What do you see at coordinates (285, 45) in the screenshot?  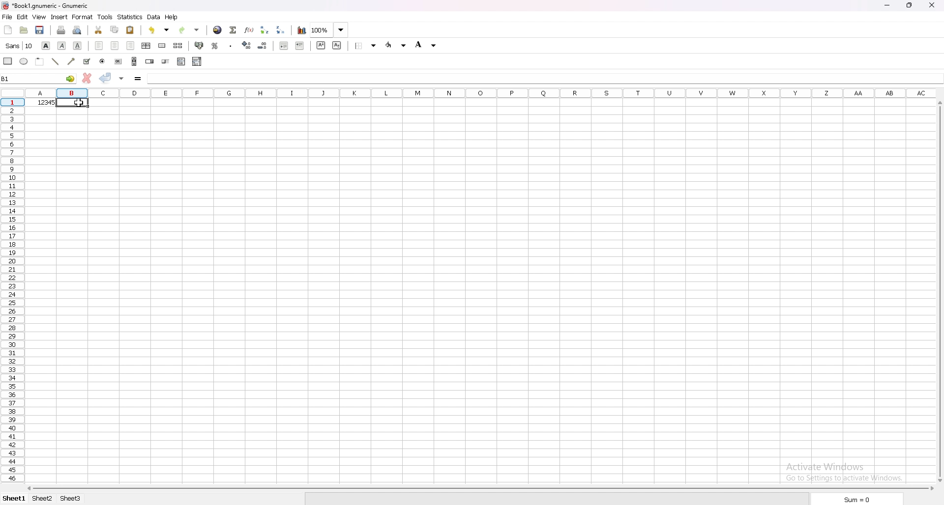 I see `decrease indent` at bounding box center [285, 45].